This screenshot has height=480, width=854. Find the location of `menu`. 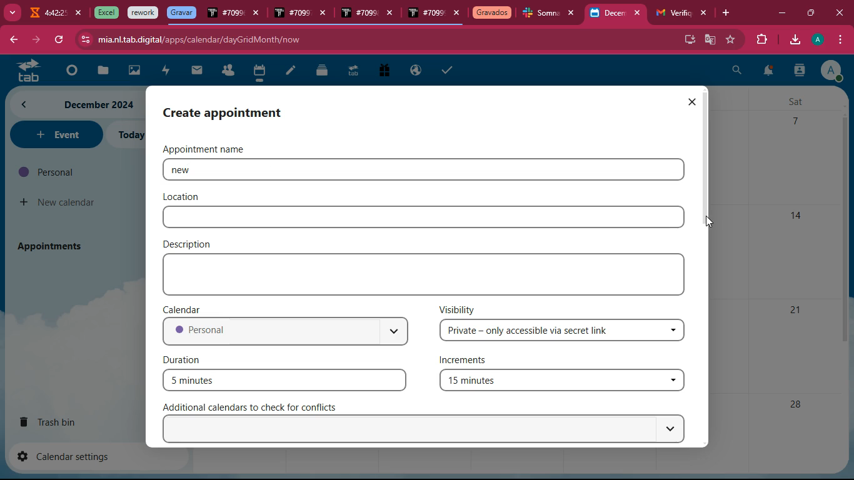

menu is located at coordinates (838, 40).